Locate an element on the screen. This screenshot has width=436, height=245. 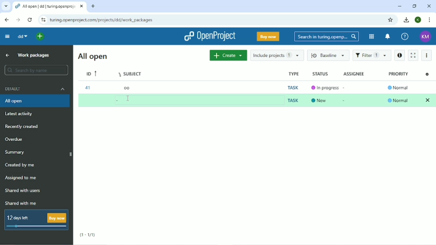
Normal is located at coordinates (398, 87).